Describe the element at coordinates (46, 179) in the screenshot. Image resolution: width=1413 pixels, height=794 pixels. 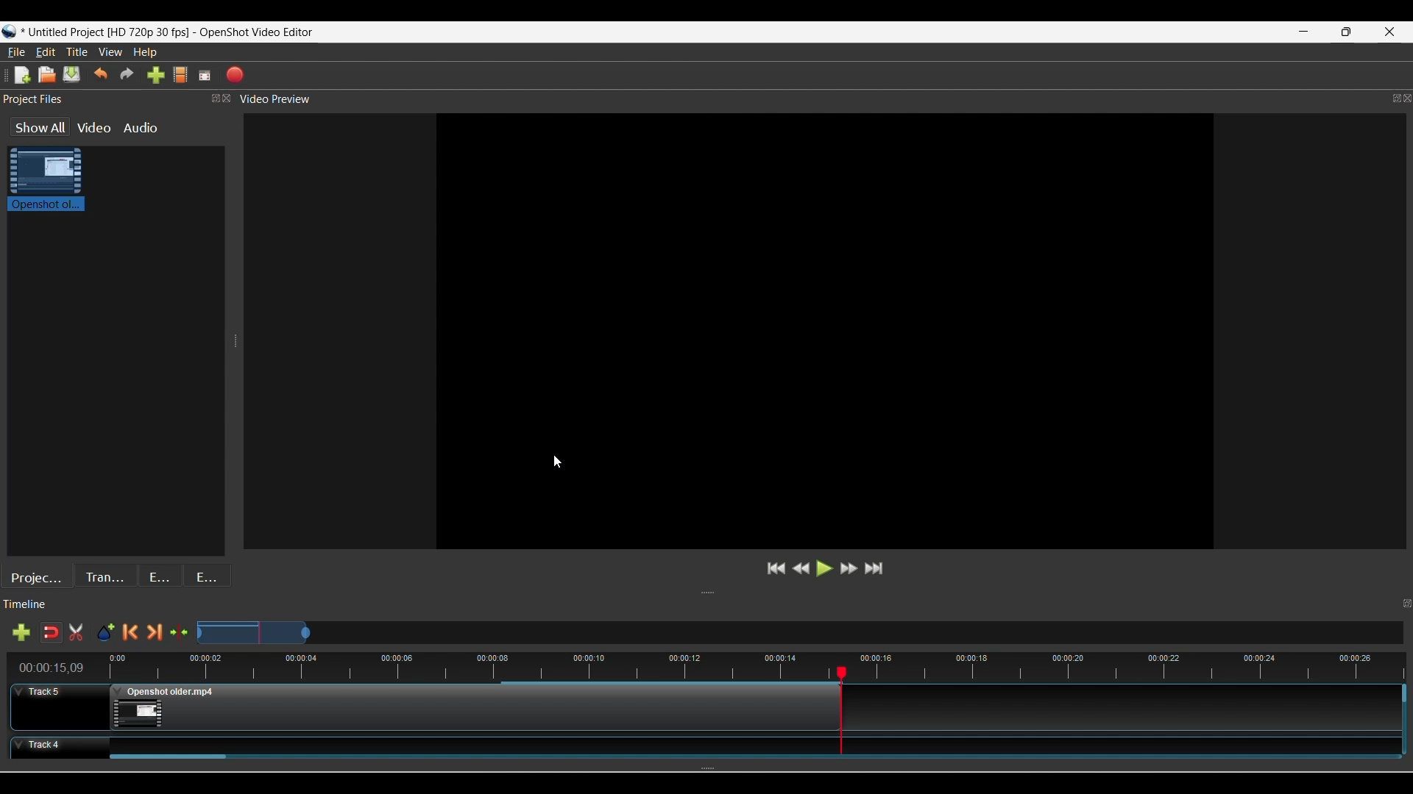
I see `Clip` at that location.